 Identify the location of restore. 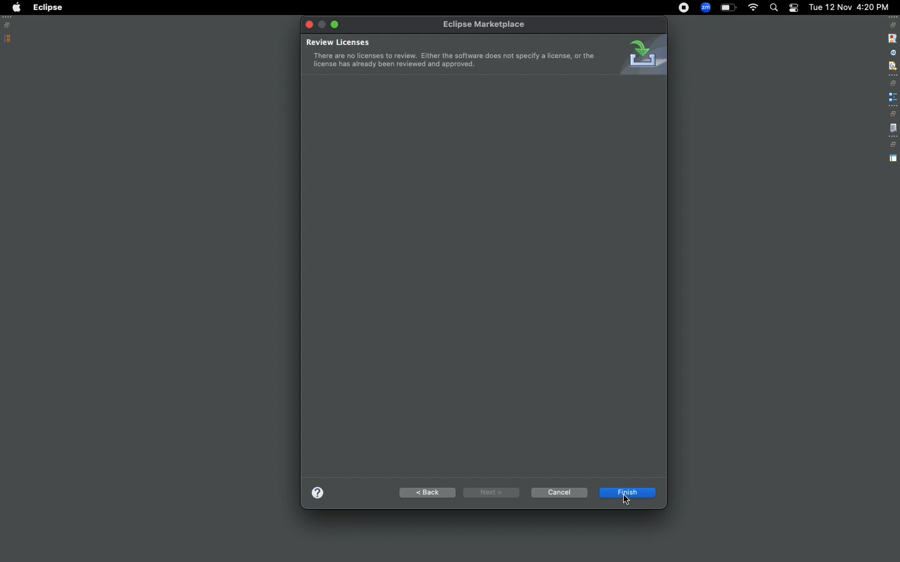
(893, 25).